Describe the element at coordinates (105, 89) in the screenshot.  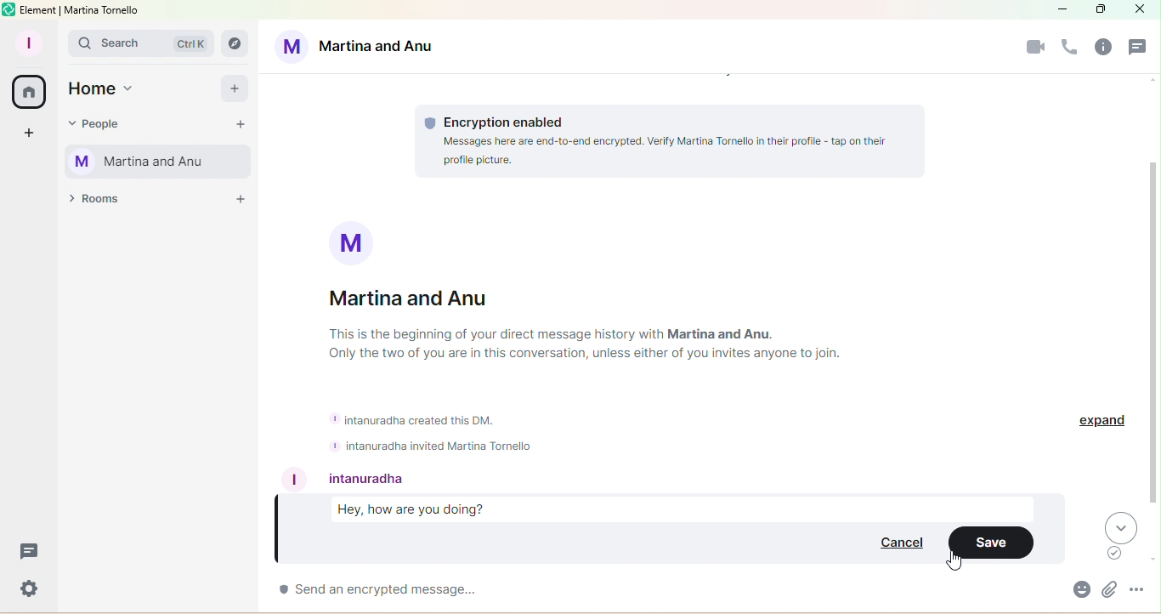
I see `Home` at that location.